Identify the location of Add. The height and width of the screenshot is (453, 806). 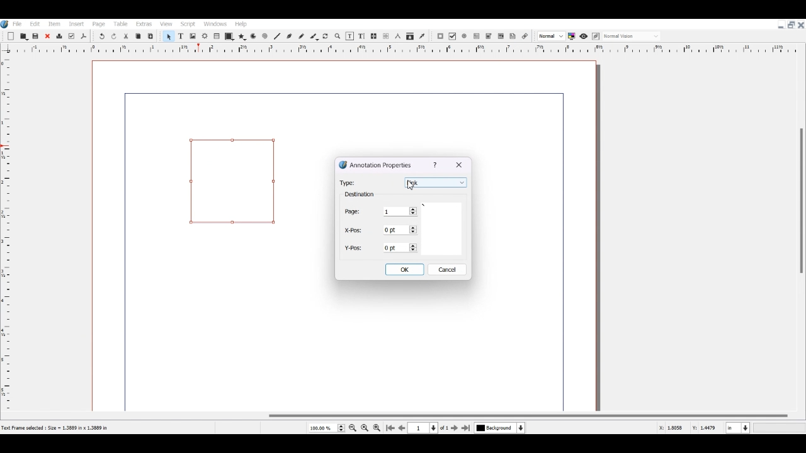
(11, 36).